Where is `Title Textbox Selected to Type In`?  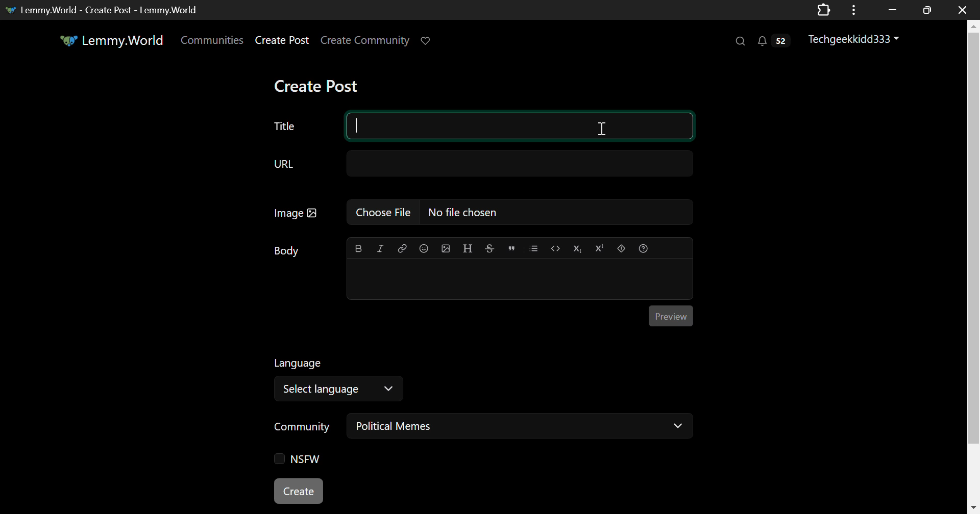
Title Textbox Selected to Type In is located at coordinates (519, 126).